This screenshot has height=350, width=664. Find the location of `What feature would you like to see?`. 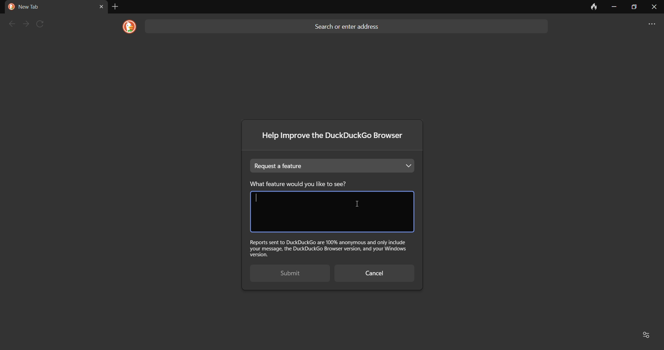

What feature would you like to see? is located at coordinates (311, 184).